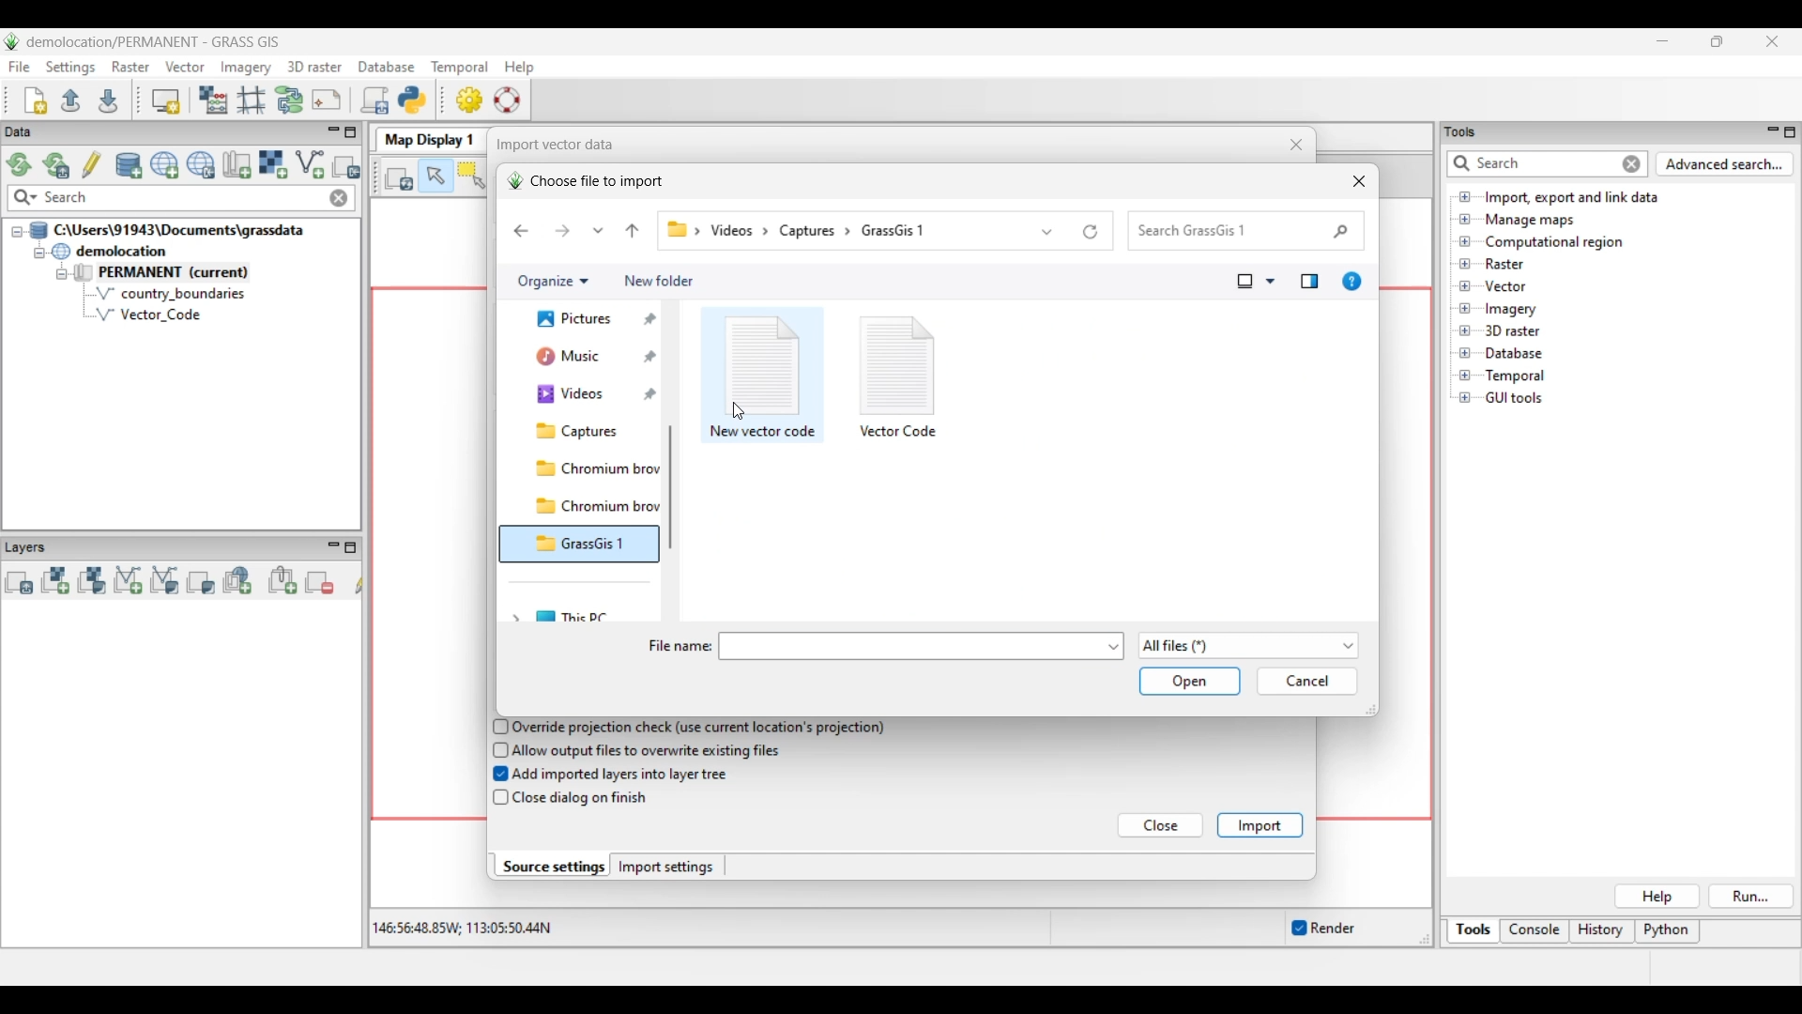  What do you see at coordinates (1465, 376) in the screenshot?
I see `Click to open Temporal` at bounding box center [1465, 376].